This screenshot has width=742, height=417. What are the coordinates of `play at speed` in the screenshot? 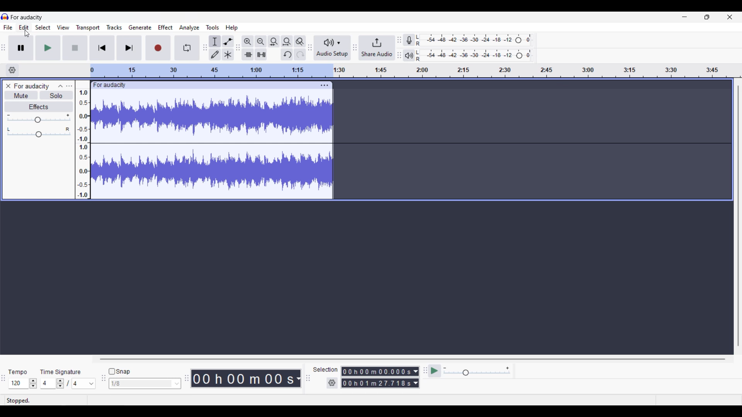 It's located at (434, 370).